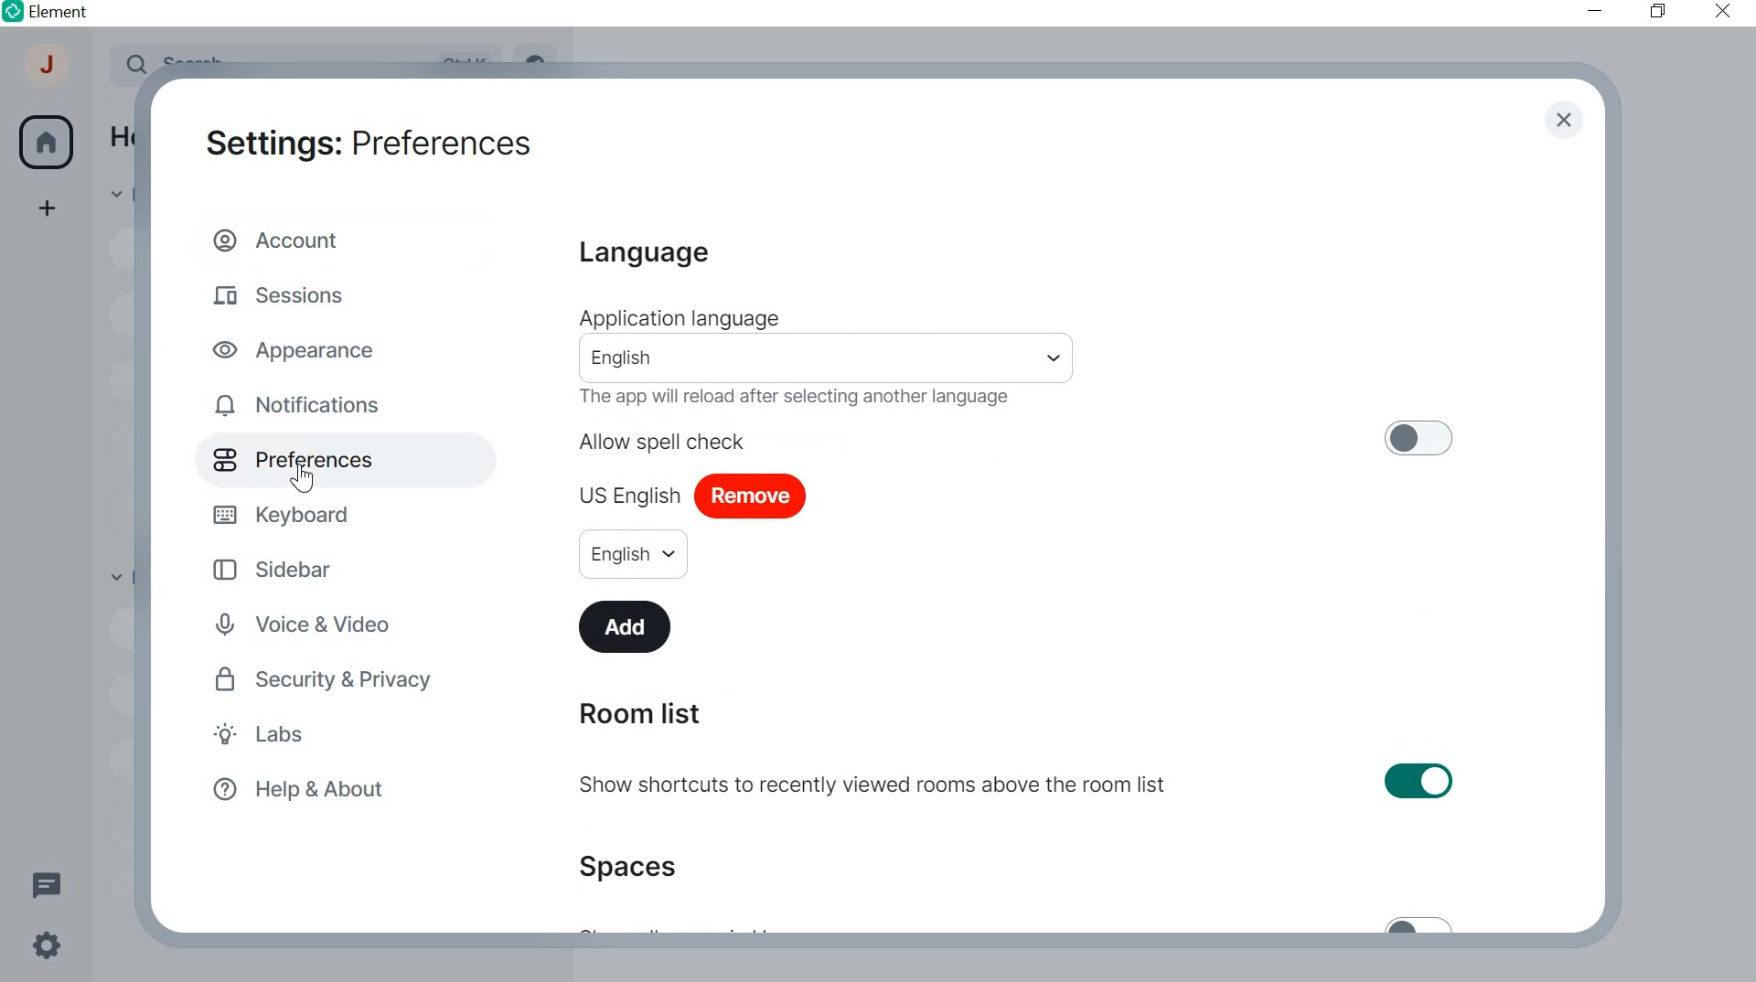  What do you see at coordinates (751, 497) in the screenshot?
I see `Remove` at bounding box center [751, 497].